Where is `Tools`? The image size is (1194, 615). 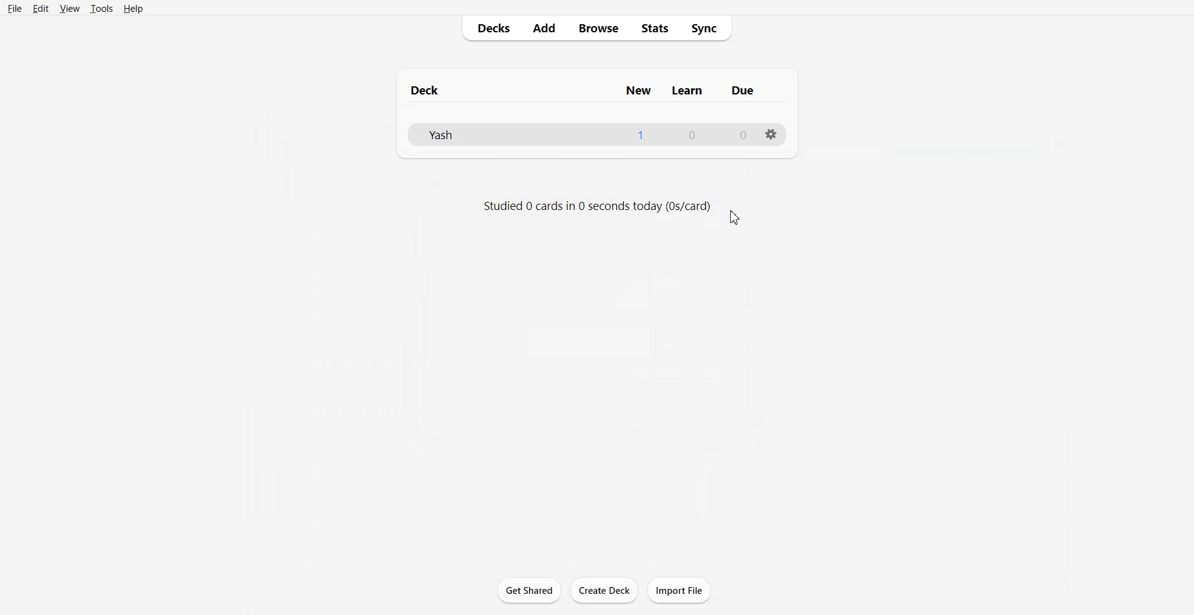 Tools is located at coordinates (102, 8).